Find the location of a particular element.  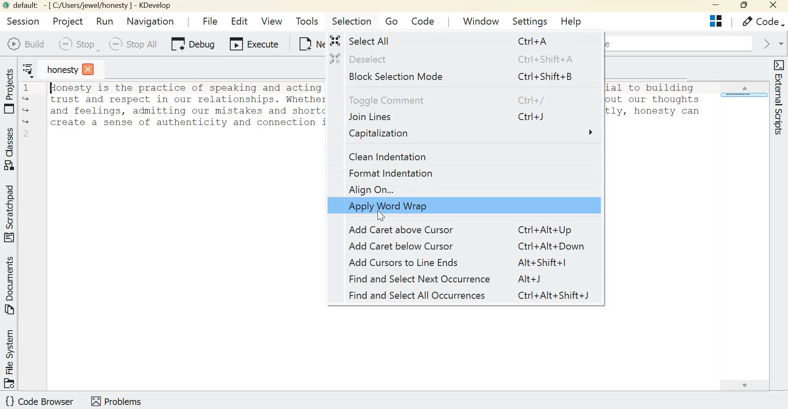

Apply word wrap is located at coordinates (389, 205).